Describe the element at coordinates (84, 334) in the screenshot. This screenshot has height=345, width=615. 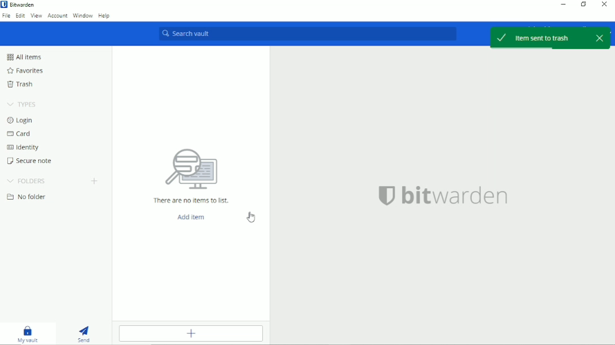
I see `Send` at that location.